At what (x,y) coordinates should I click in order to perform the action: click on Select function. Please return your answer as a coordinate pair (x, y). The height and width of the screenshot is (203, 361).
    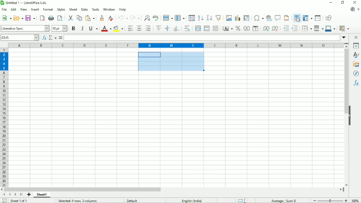
    Looking at the image, I should click on (53, 38).